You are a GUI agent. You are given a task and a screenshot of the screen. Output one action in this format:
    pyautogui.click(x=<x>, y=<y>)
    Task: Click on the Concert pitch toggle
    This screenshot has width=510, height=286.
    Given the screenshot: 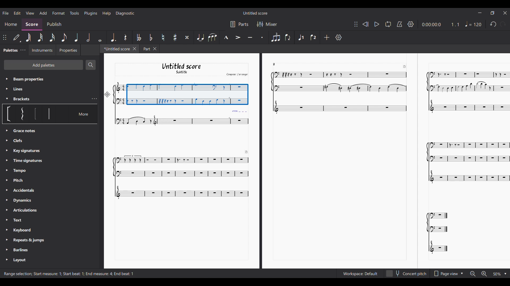 What is the action you would take?
    pyautogui.click(x=406, y=274)
    